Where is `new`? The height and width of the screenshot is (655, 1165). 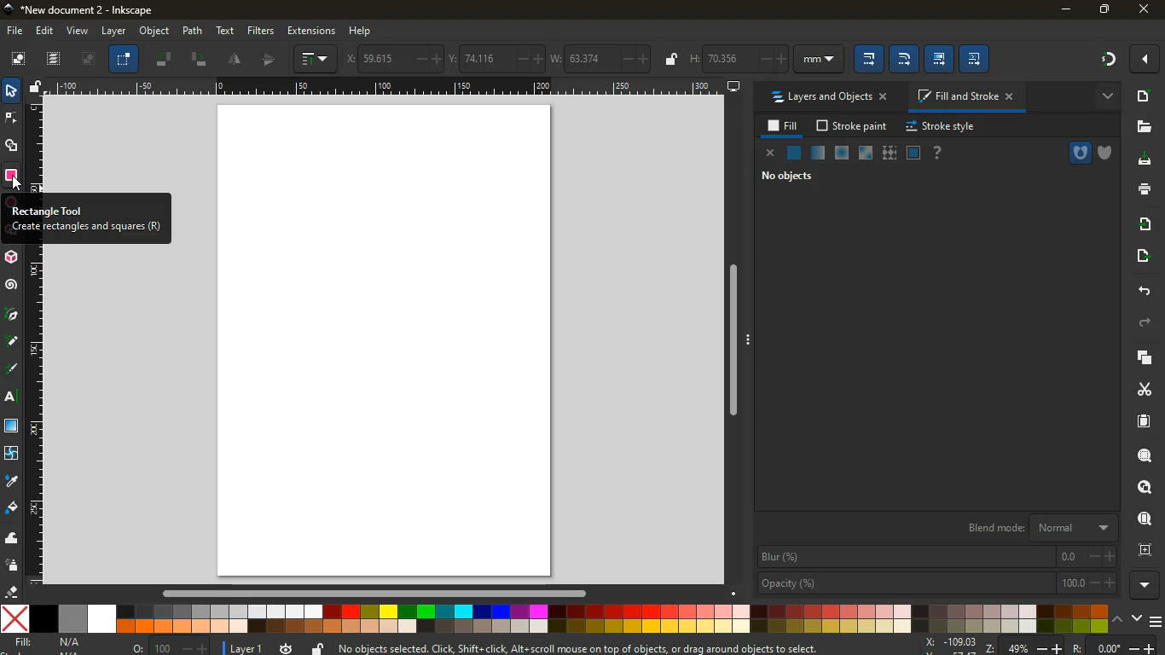 new is located at coordinates (1147, 97).